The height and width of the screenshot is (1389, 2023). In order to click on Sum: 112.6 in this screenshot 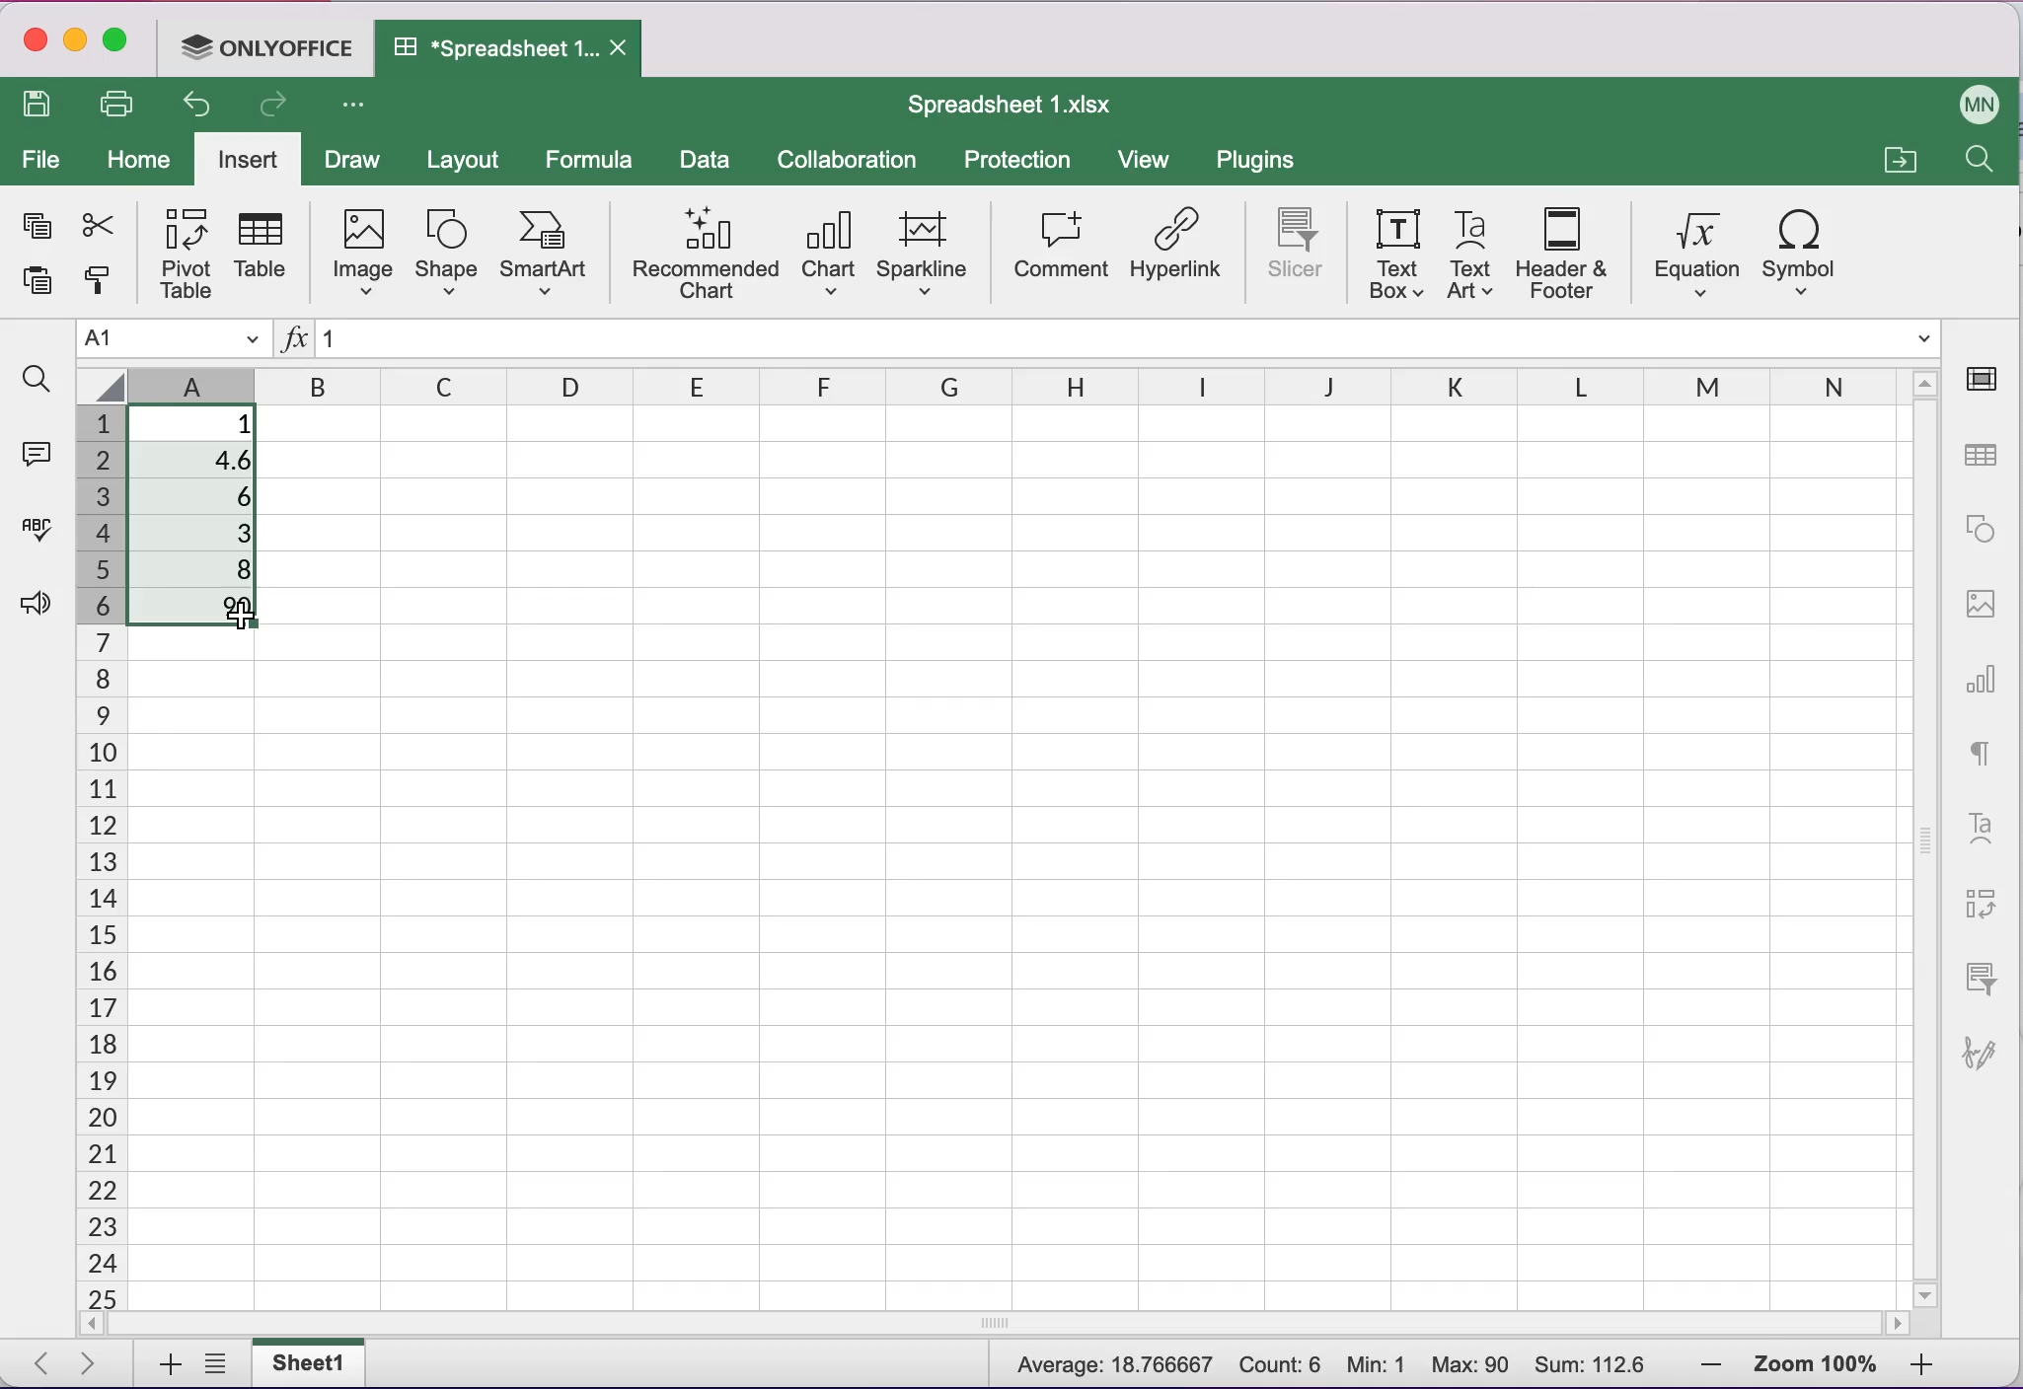, I will do `click(1590, 1364)`.